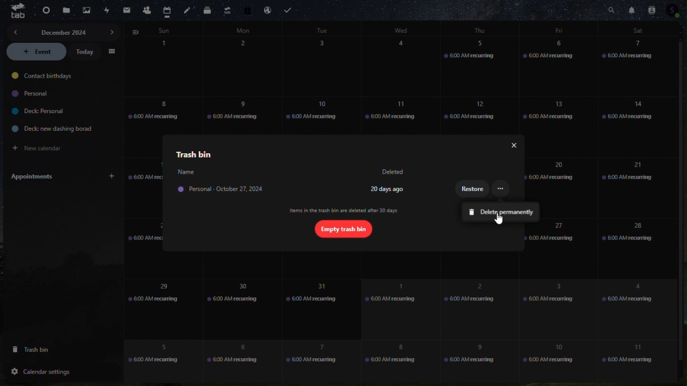  I want to click on John Smith, so click(186, 172).